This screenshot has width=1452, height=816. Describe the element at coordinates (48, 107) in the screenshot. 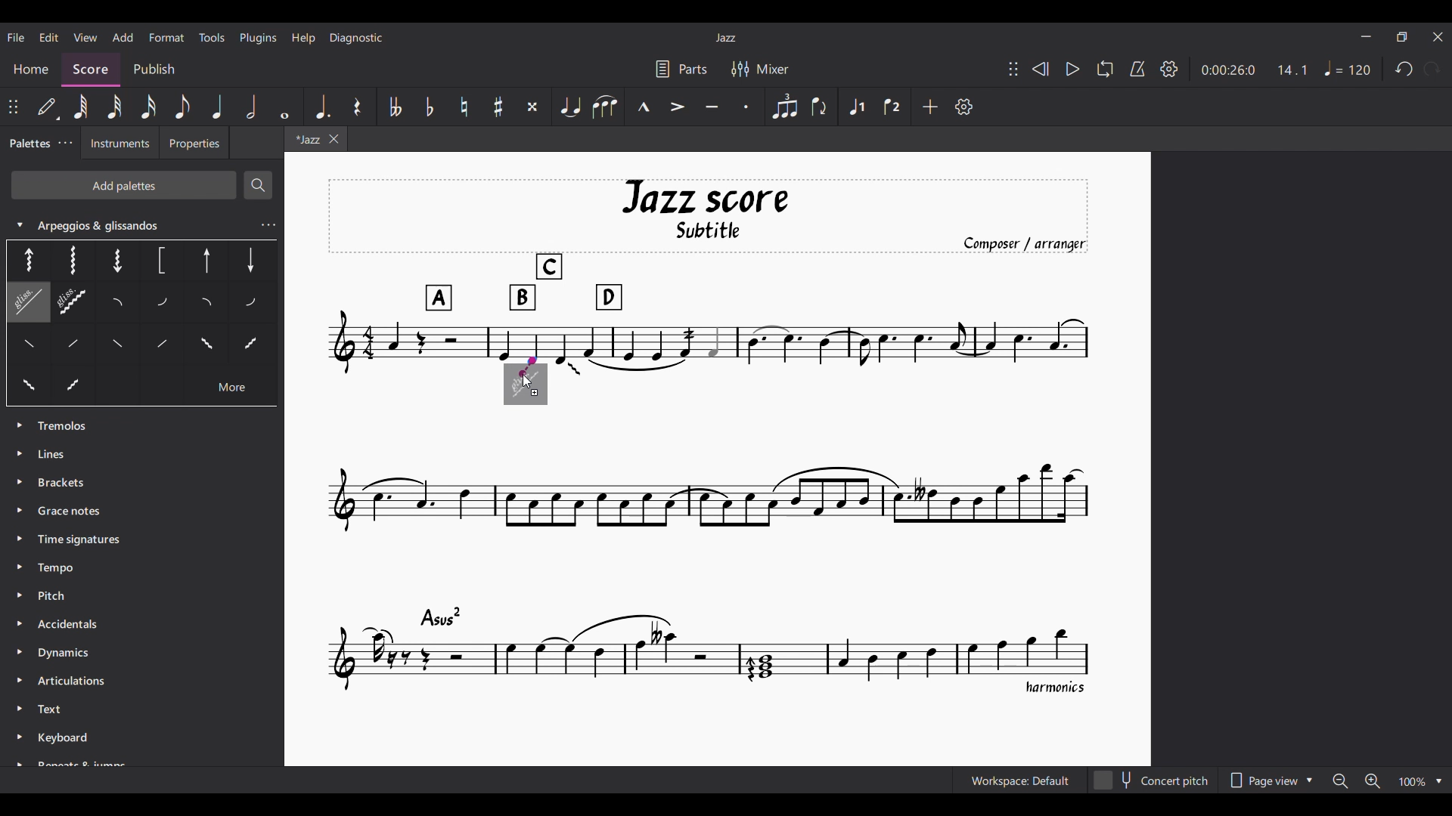

I see `Default` at that location.